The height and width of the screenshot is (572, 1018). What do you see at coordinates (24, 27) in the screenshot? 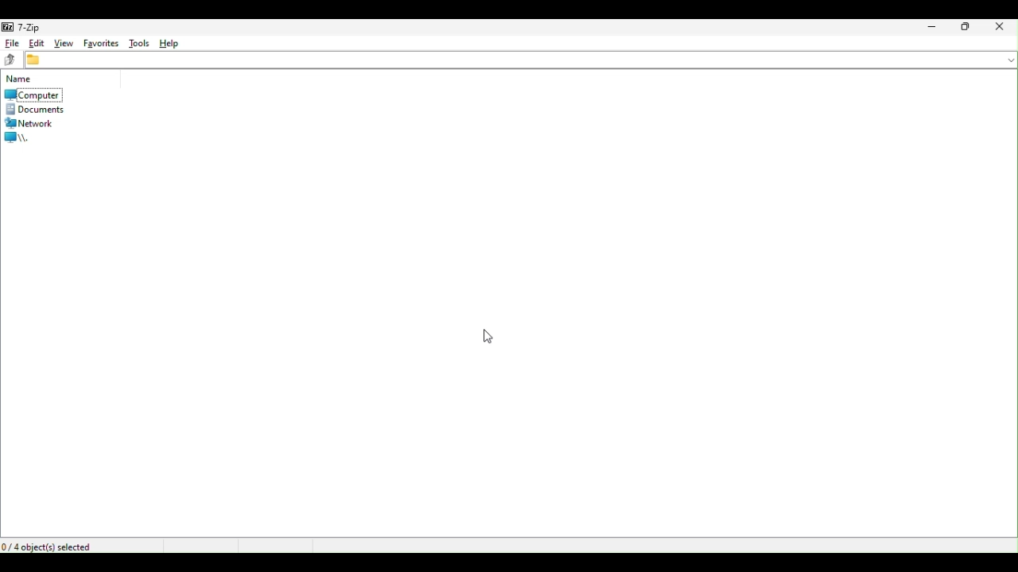
I see `7 zip ` at bounding box center [24, 27].